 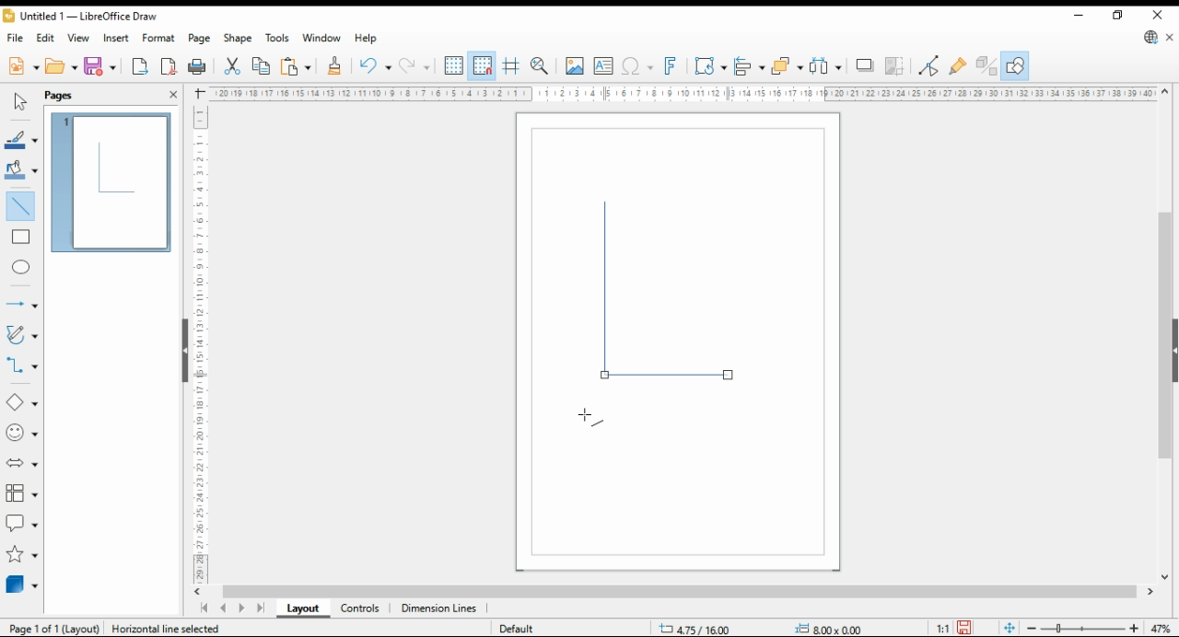 What do you see at coordinates (23, 585) in the screenshot?
I see `3D objects` at bounding box center [23, 585].